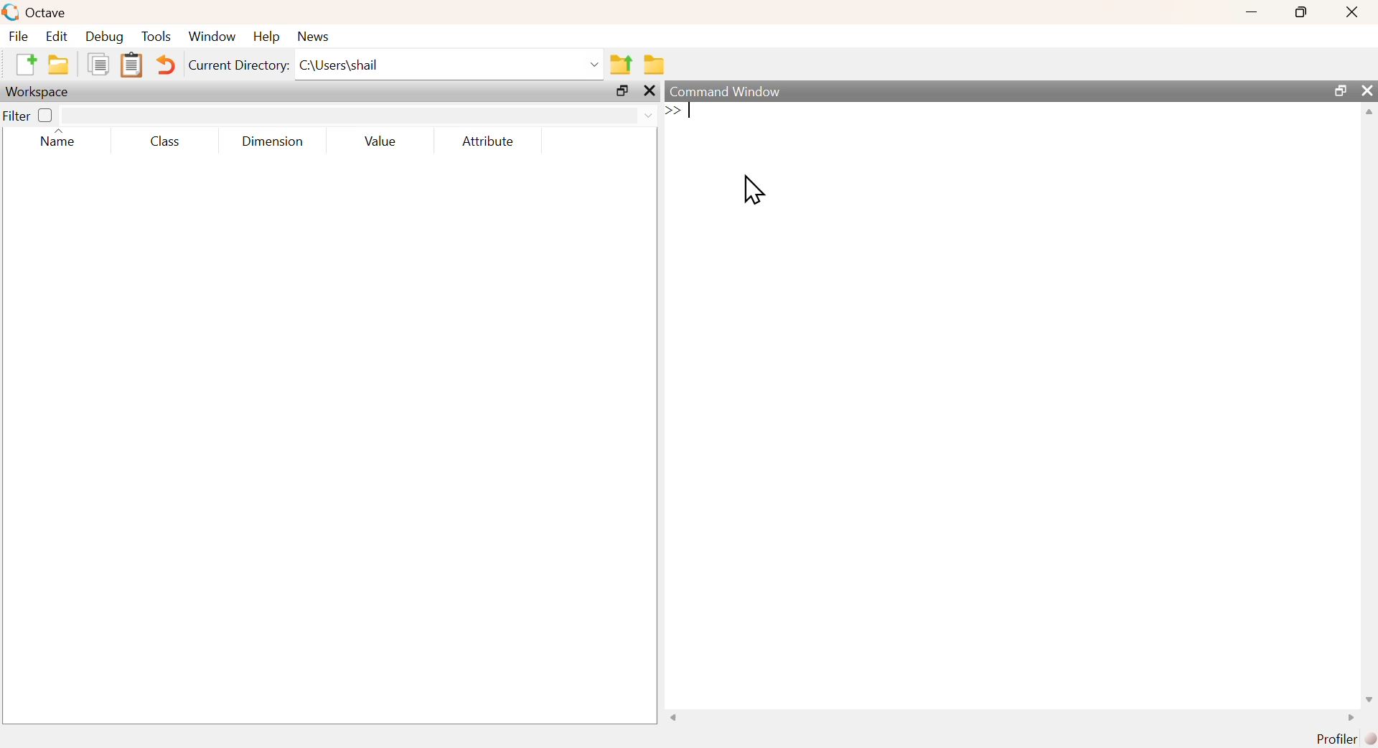  I want to click on Duplicate, so click(97, 63).